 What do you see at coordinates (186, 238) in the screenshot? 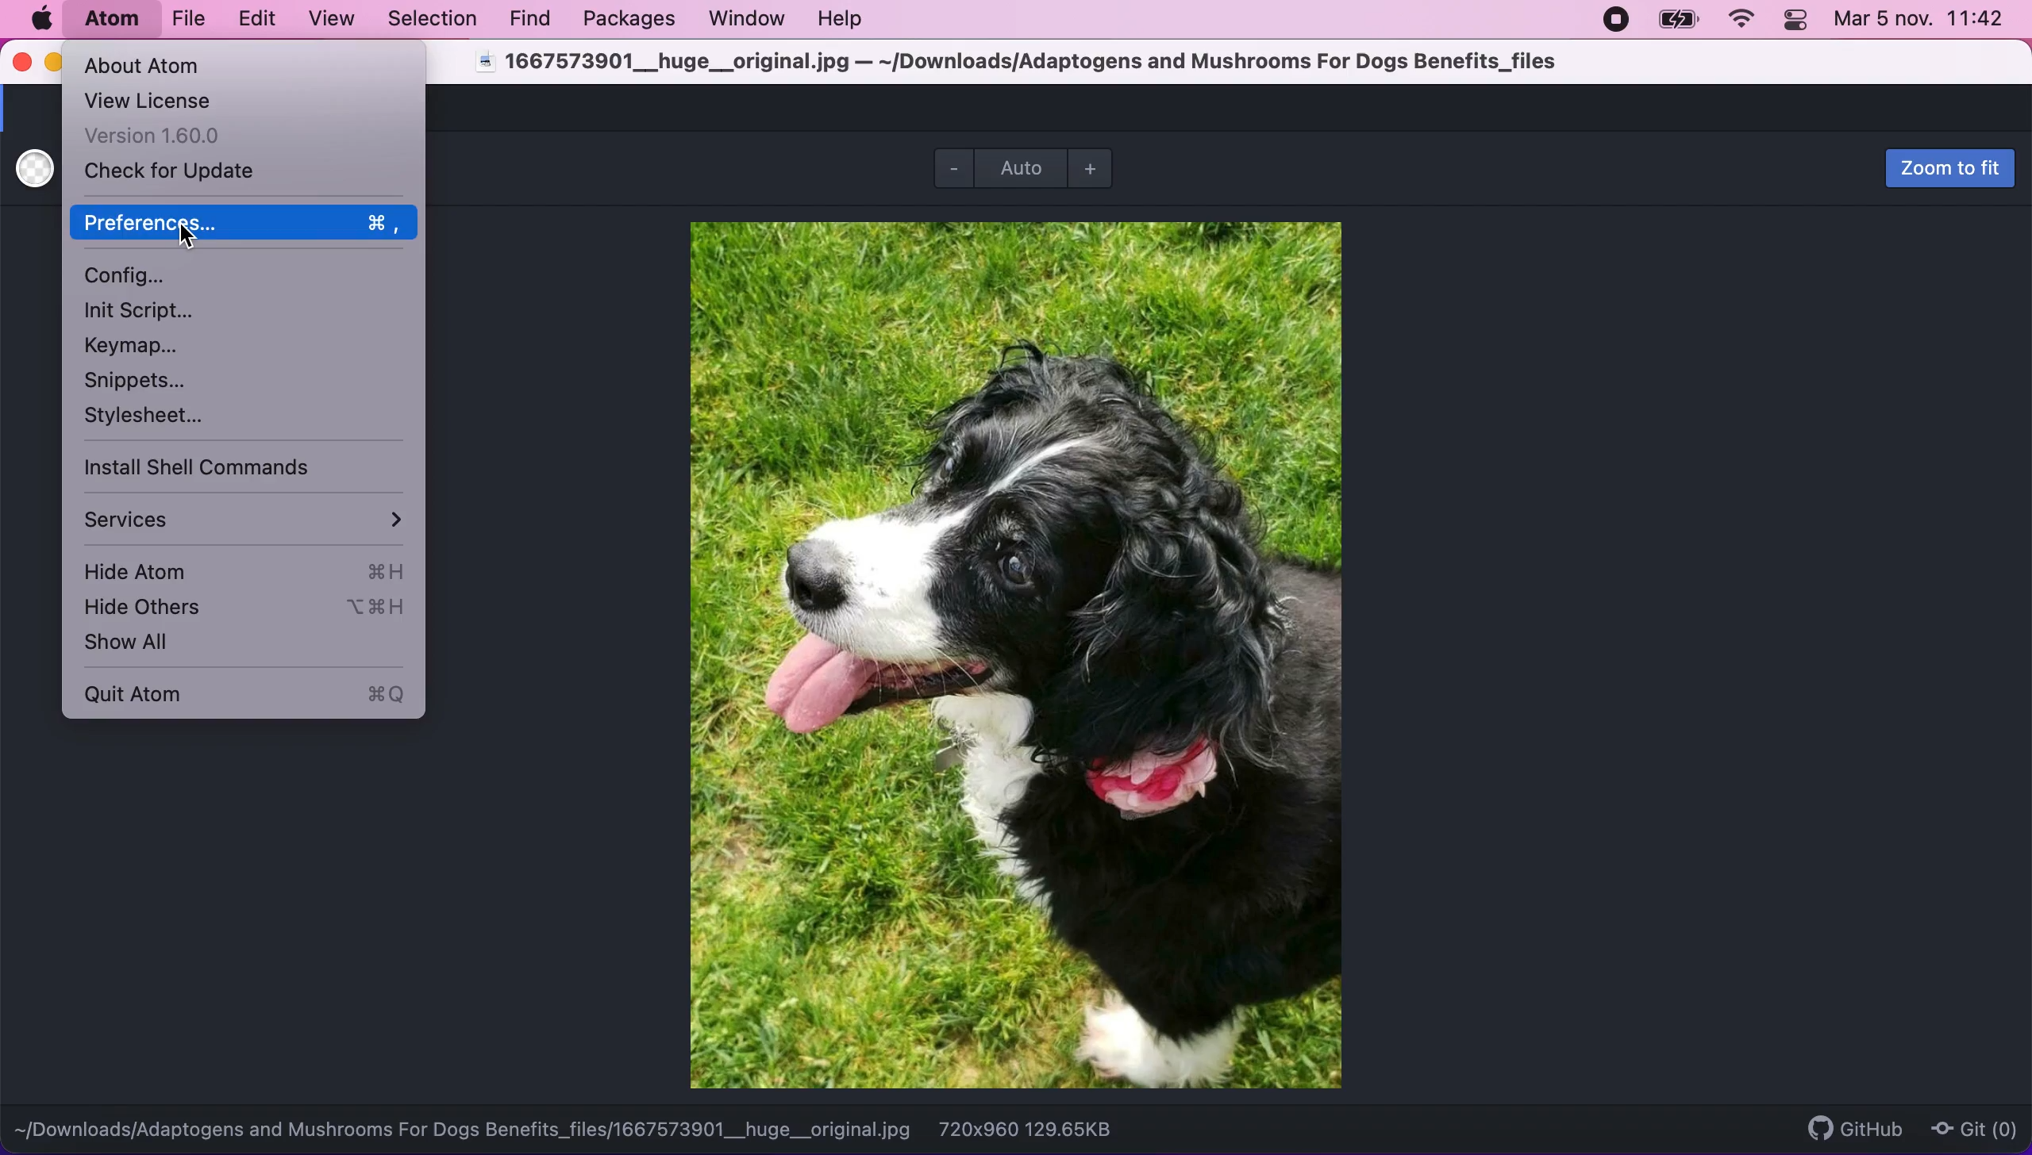
I see `cursor` at bounding box center [186, 238].